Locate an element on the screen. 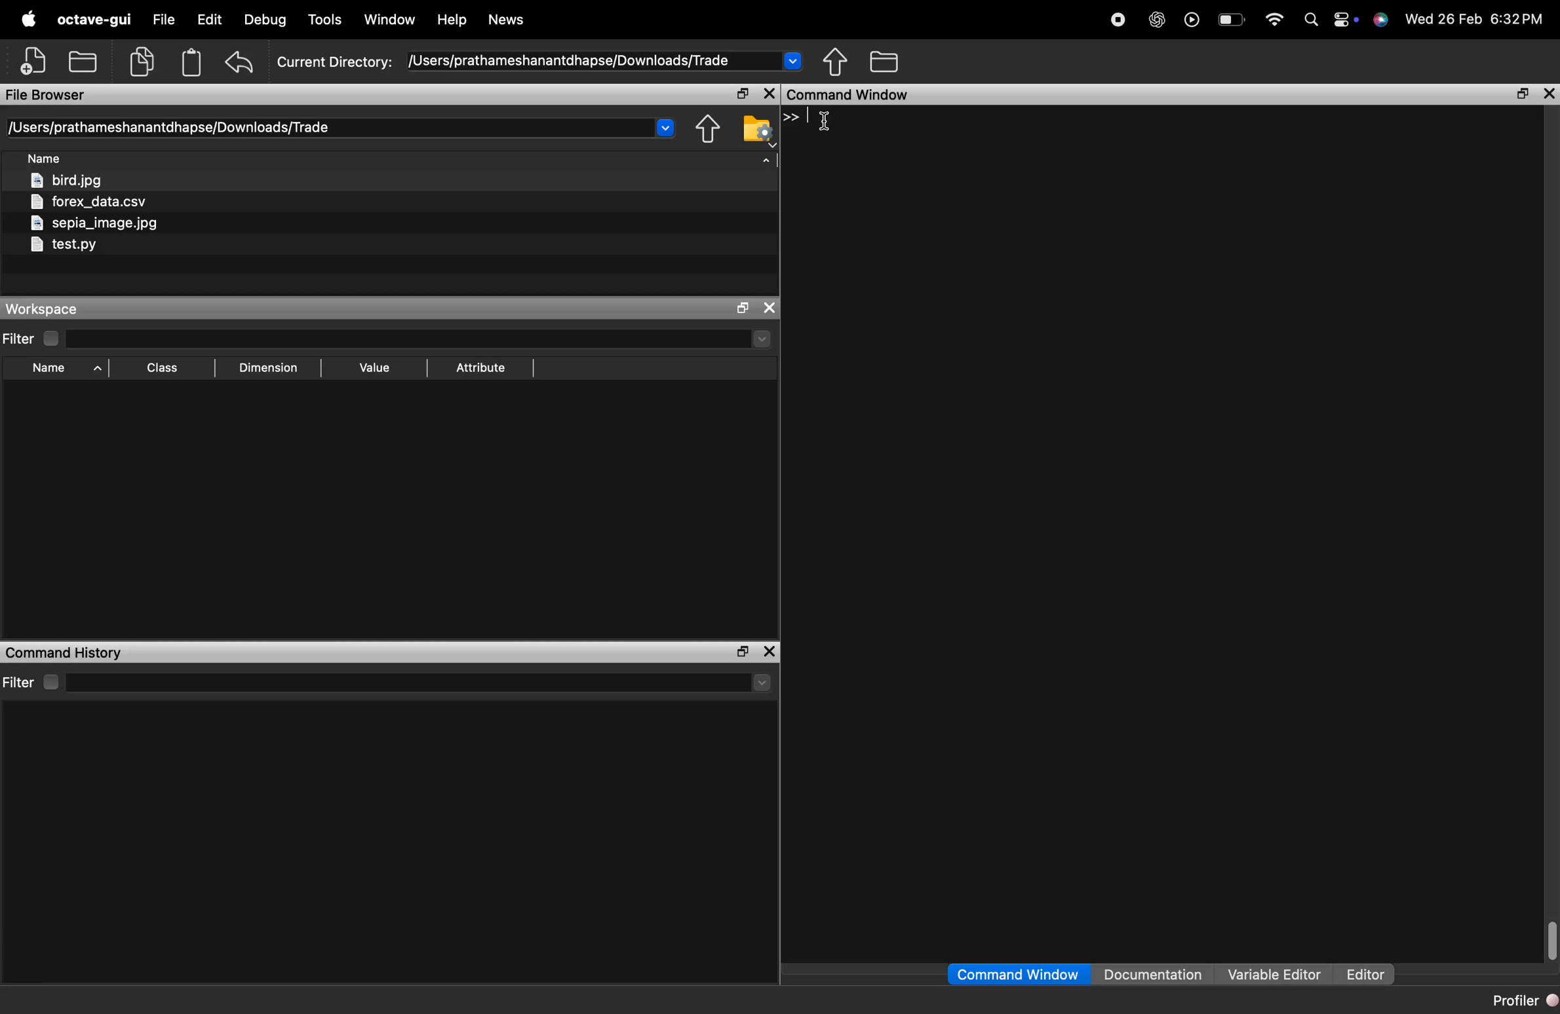  date and time is located at coordinates (1477, 20).